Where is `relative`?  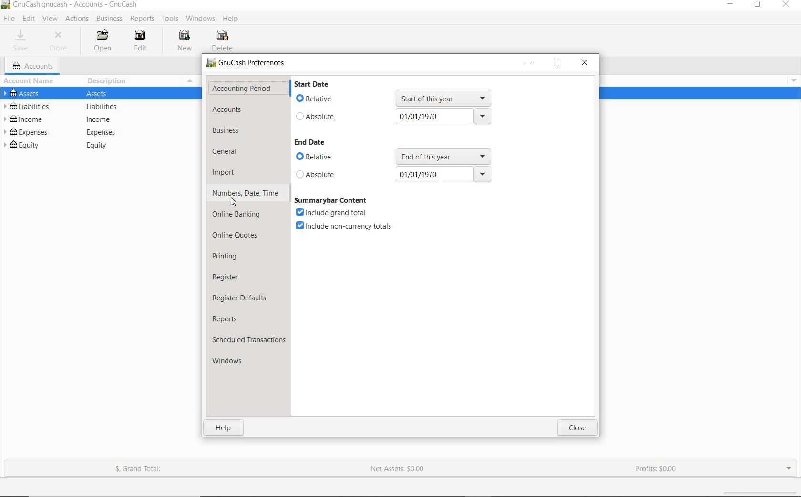
relative is located at coordinates (317, 157).